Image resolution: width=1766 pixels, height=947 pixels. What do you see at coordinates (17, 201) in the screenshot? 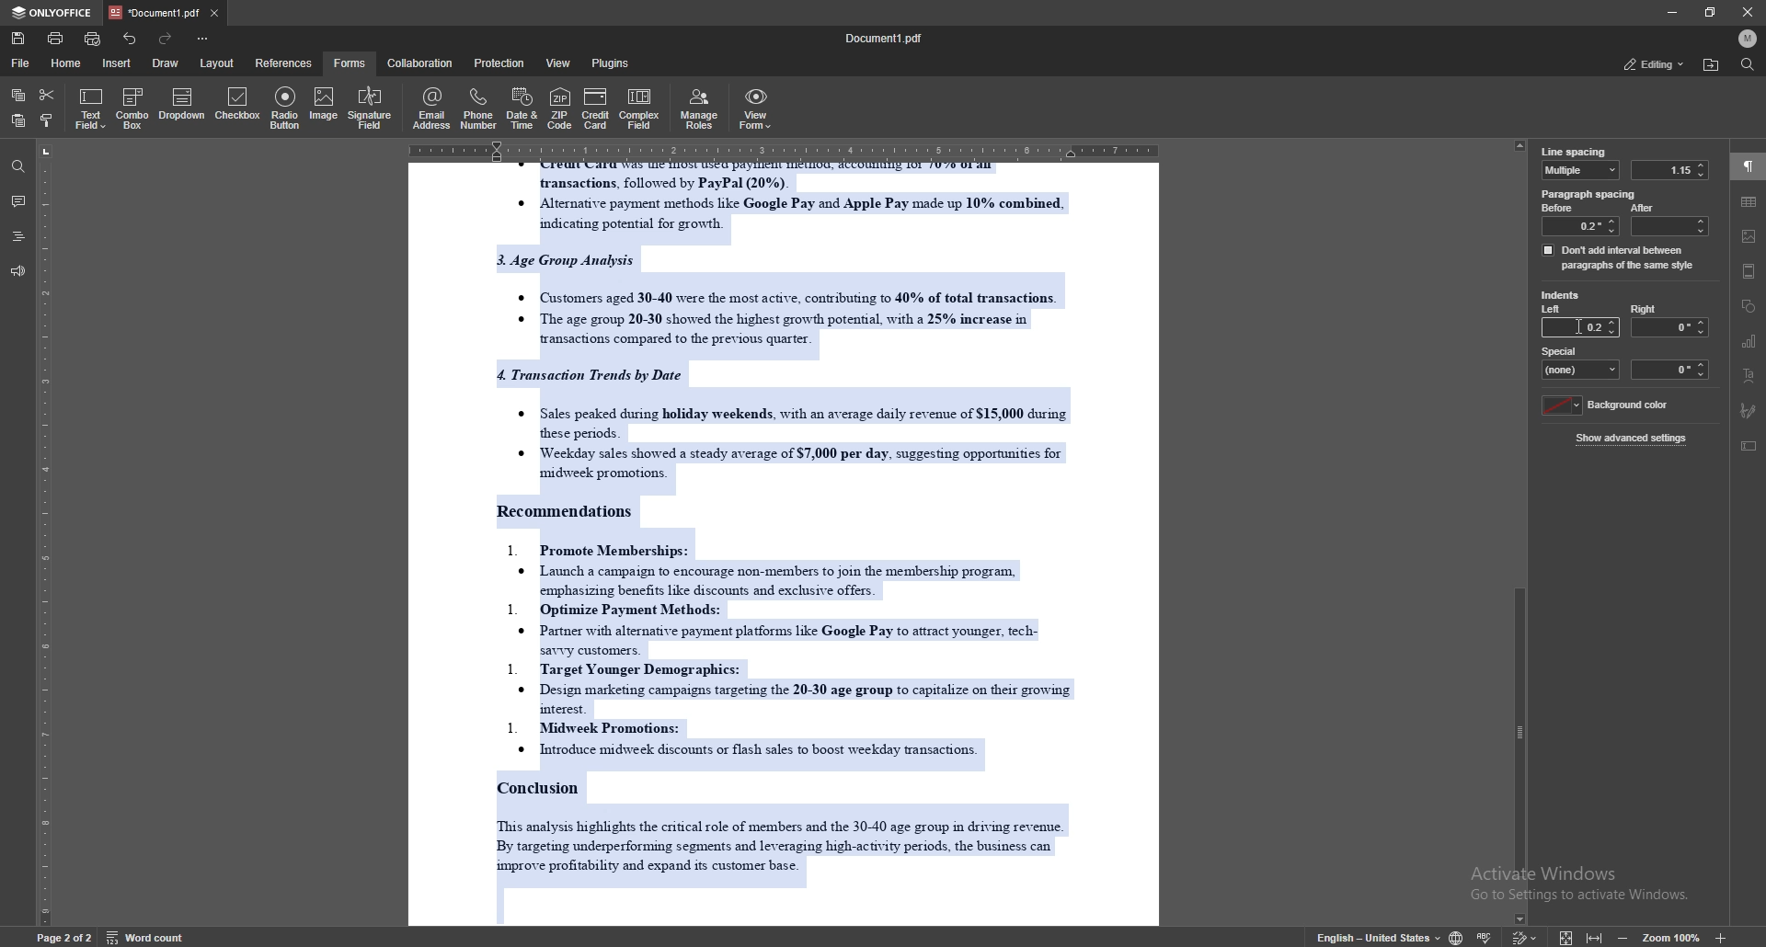
I see `comment` at bounding box center [17, 201].